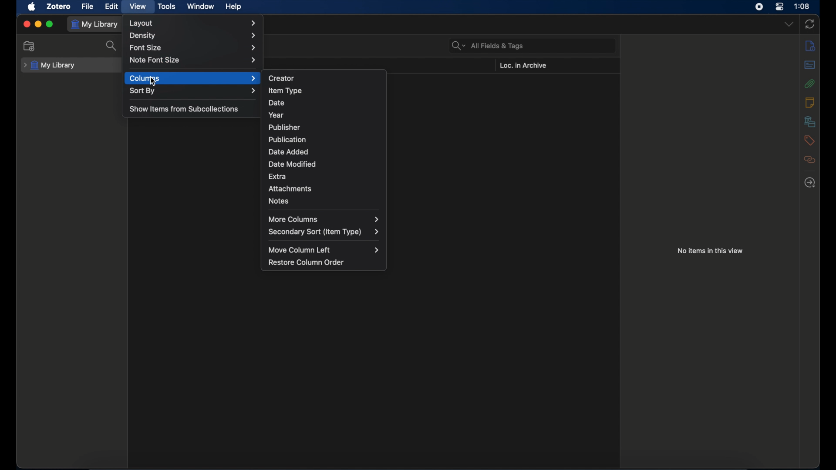 This screenshot has width=836, height=470. Describe the element at coordinates (202, 6) in the screenshot. I see `window` at that location.